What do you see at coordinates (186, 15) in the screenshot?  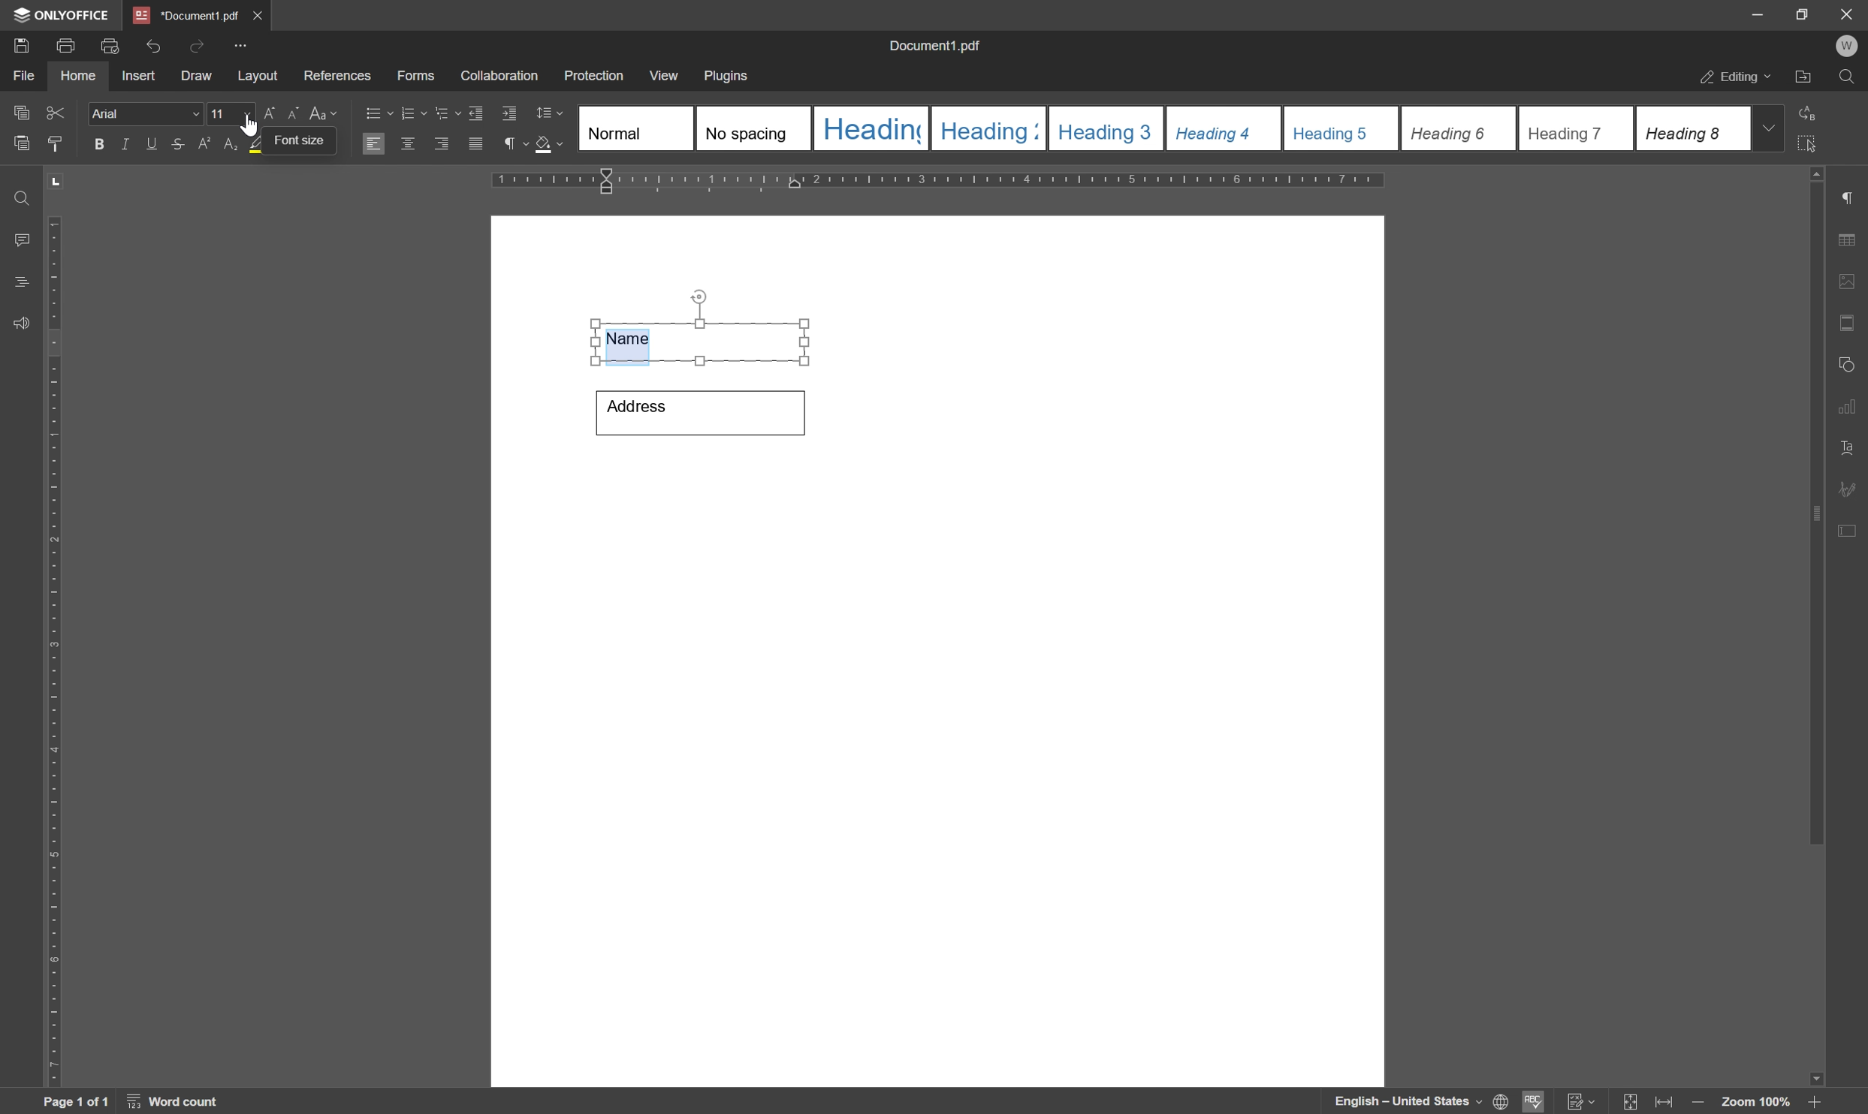 I see `*document1.pdf` at bounding box center [186, 15].